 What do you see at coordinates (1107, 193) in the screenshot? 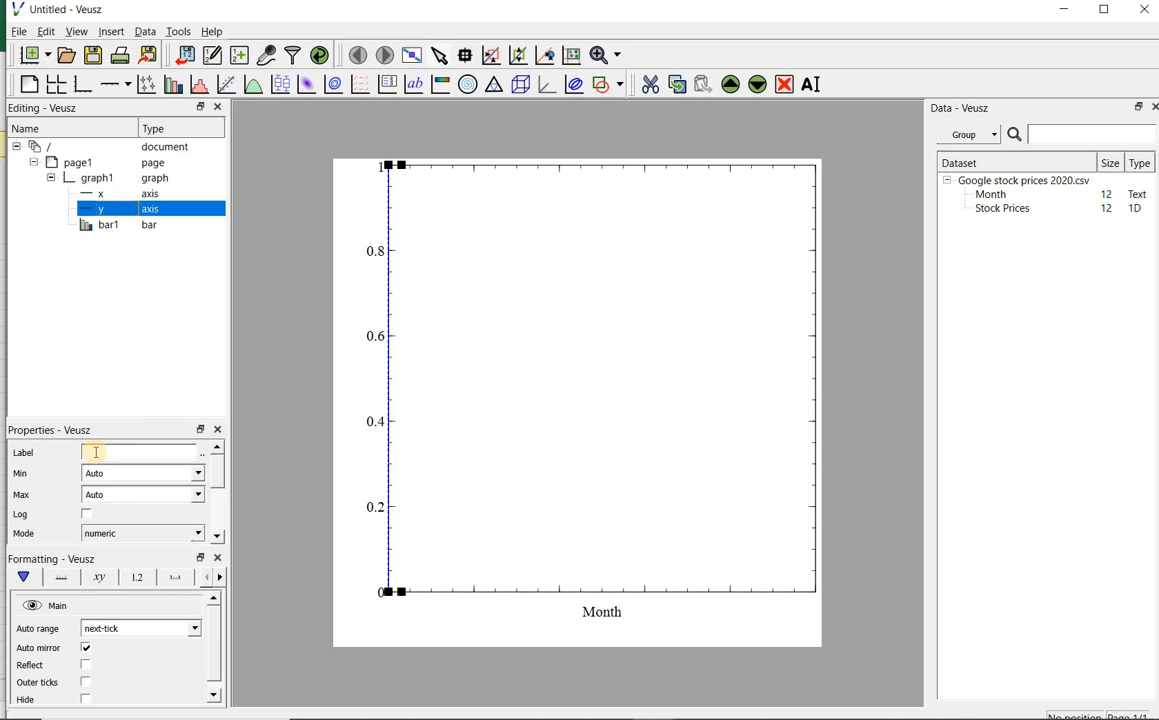
I see `12` at bounding box center [1107, 193].